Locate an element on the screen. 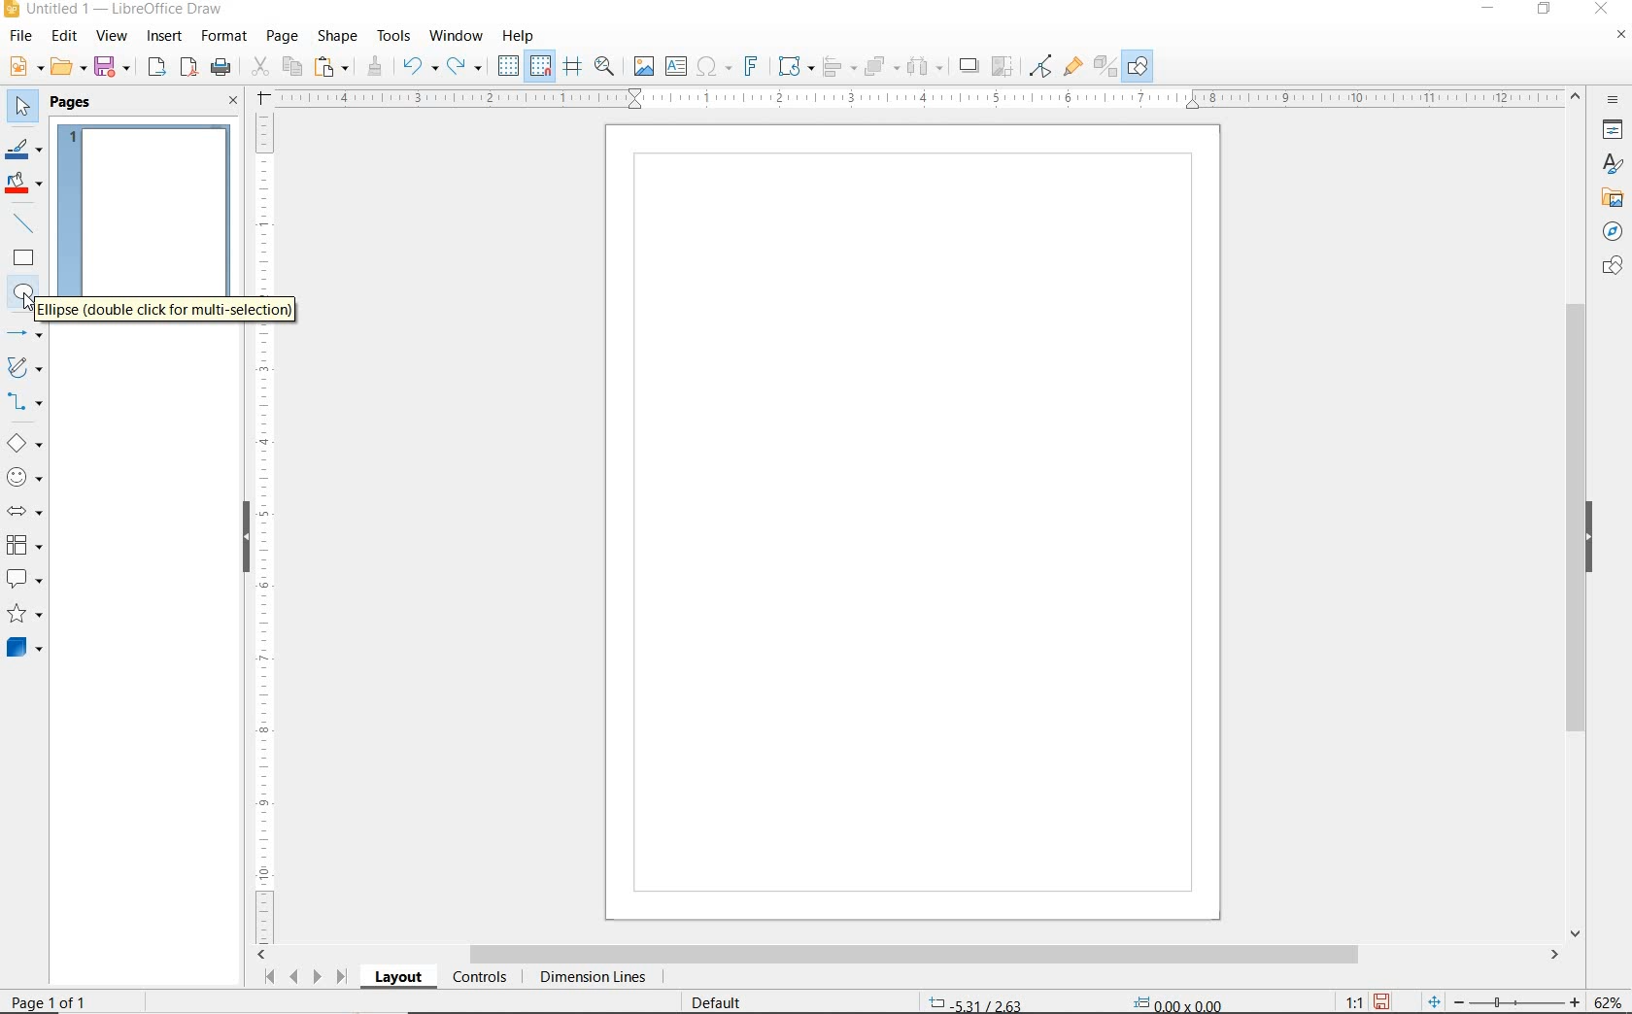  SHOW GLUEPOINT FUNCTIONS is located at coordinates (1072, 67).